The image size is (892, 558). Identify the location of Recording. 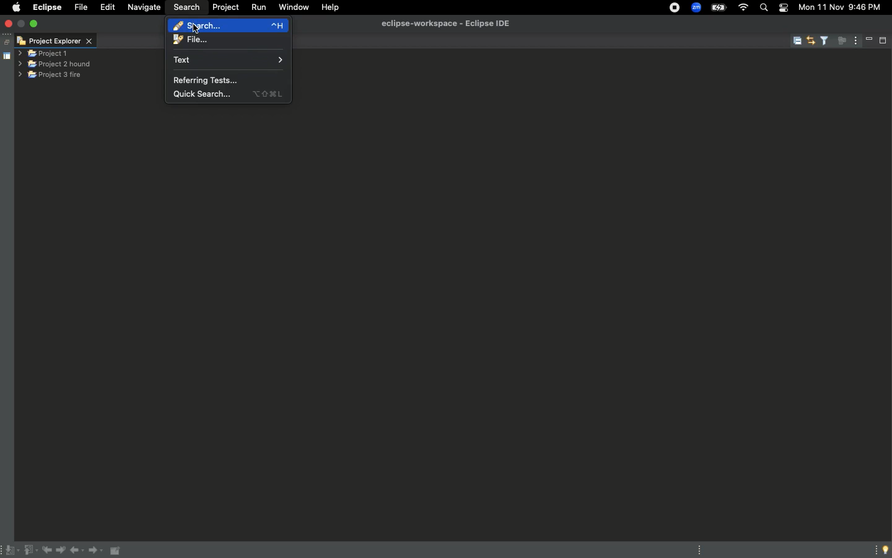
(673, 9).